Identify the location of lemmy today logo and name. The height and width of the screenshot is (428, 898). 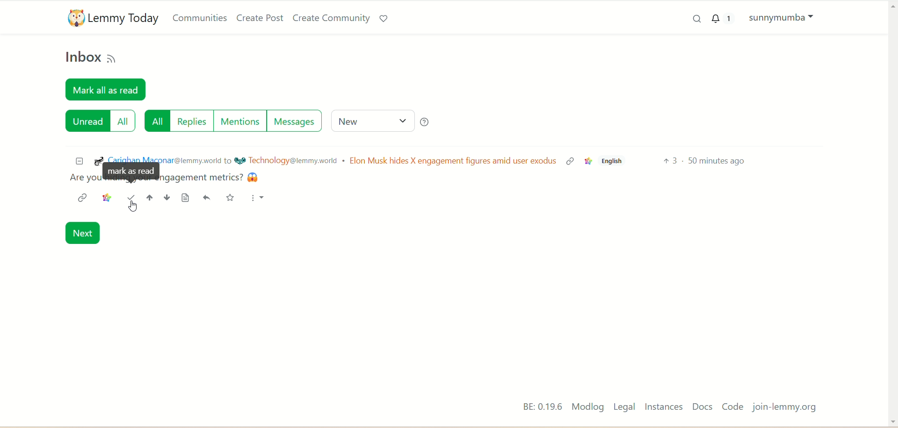
(112, 17).